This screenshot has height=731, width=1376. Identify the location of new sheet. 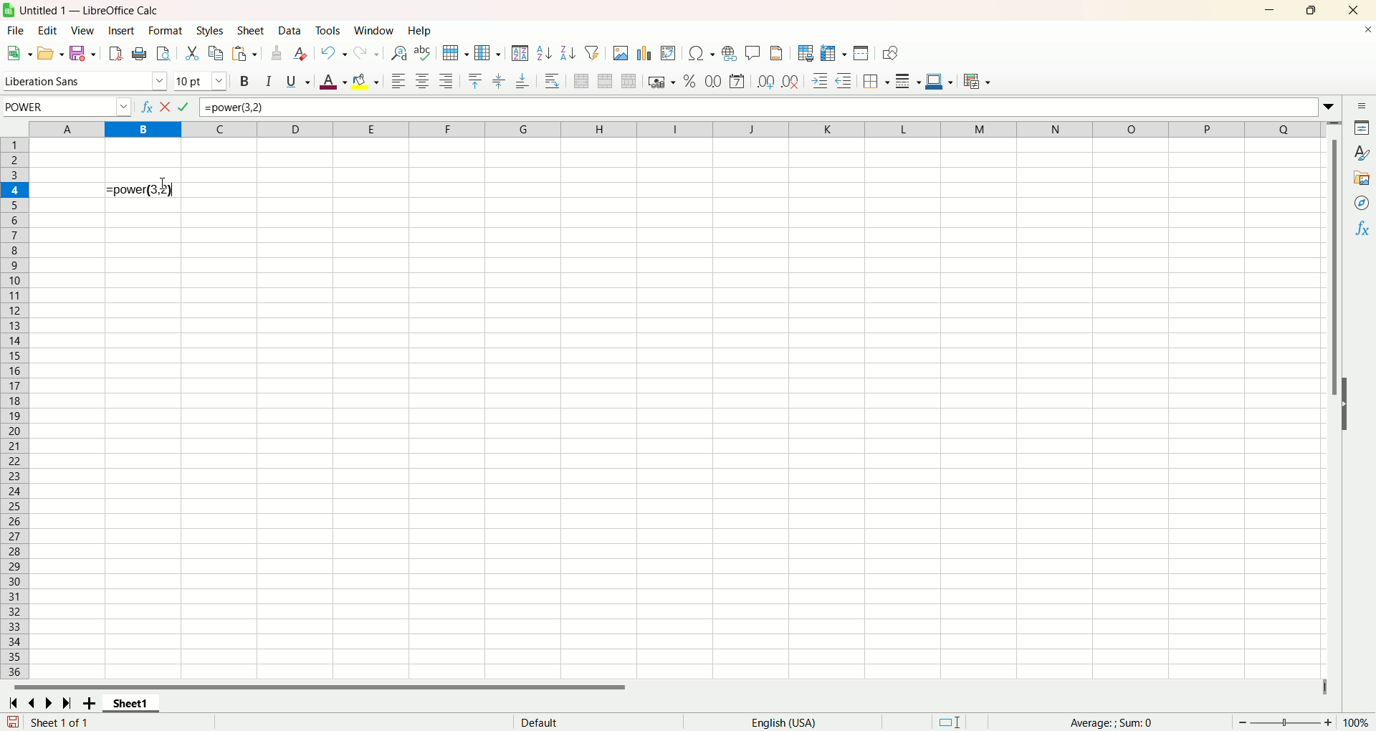
(92, 703).